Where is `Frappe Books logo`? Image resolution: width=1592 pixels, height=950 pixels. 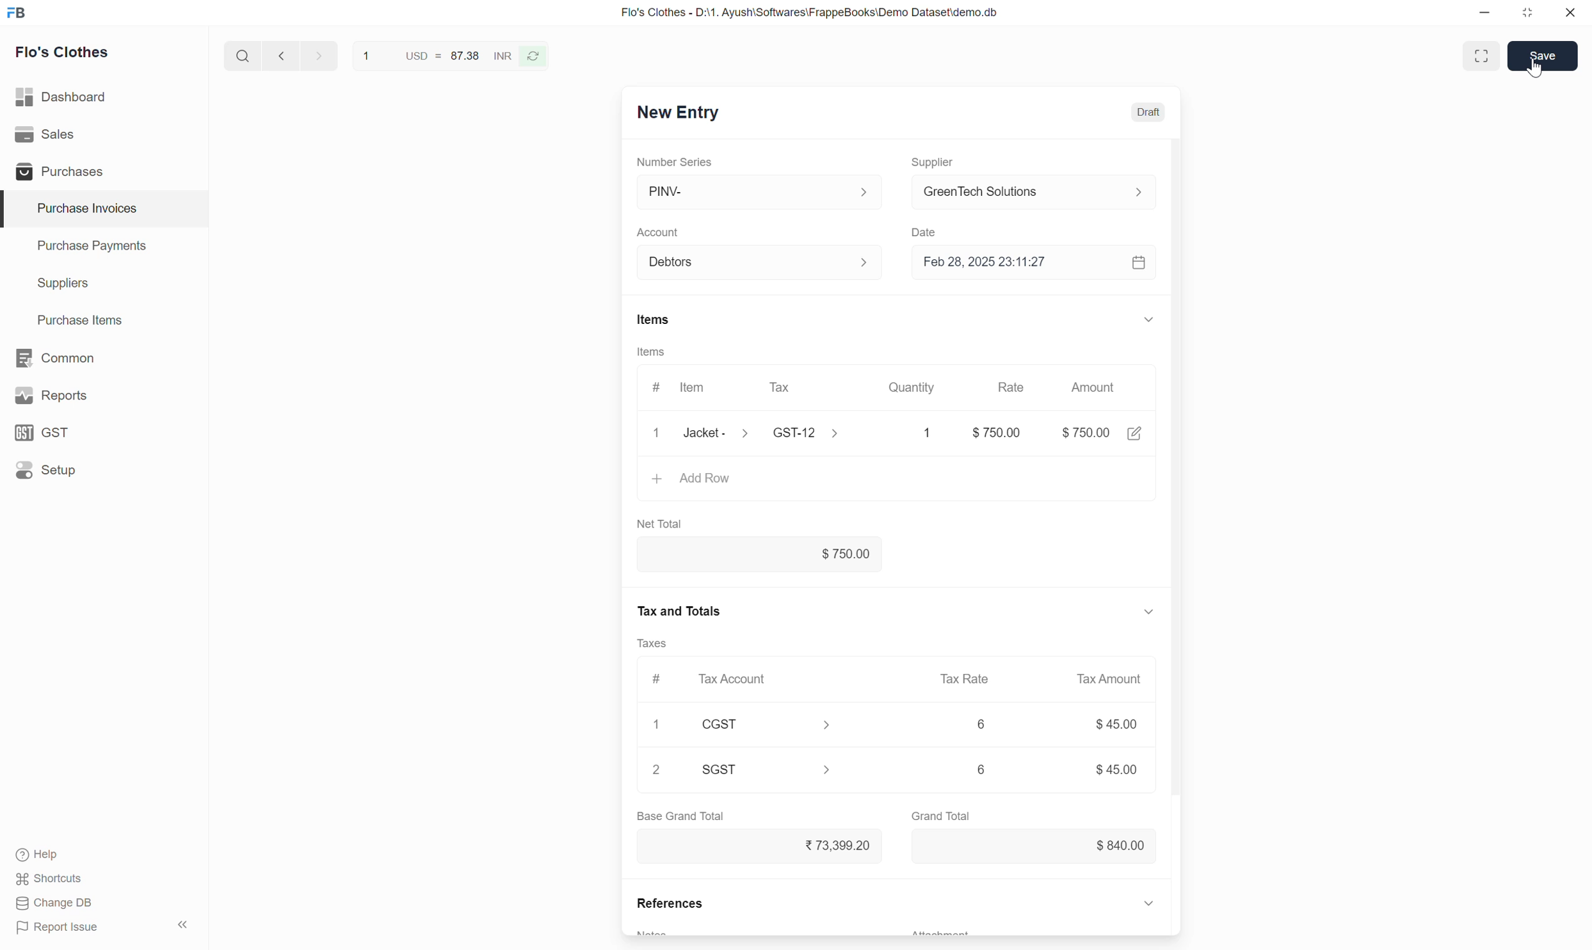 Frappe Books logo is located at coordinates (15, 13).